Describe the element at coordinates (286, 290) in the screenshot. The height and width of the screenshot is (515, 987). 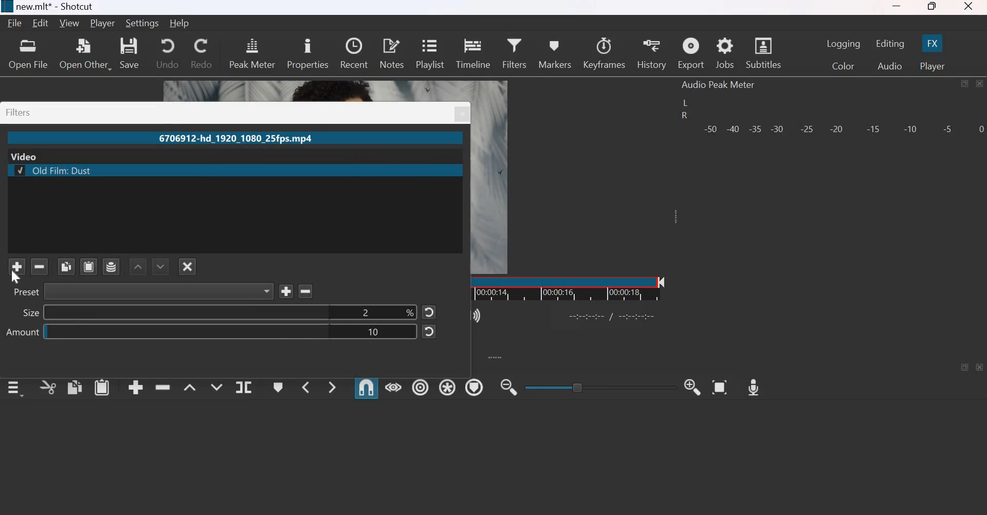
I see `Add filter` at that location.